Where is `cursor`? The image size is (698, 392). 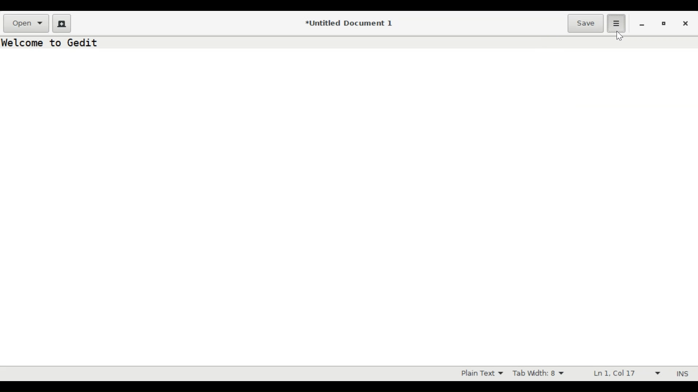 cursor is located at coordinates (622, 36).